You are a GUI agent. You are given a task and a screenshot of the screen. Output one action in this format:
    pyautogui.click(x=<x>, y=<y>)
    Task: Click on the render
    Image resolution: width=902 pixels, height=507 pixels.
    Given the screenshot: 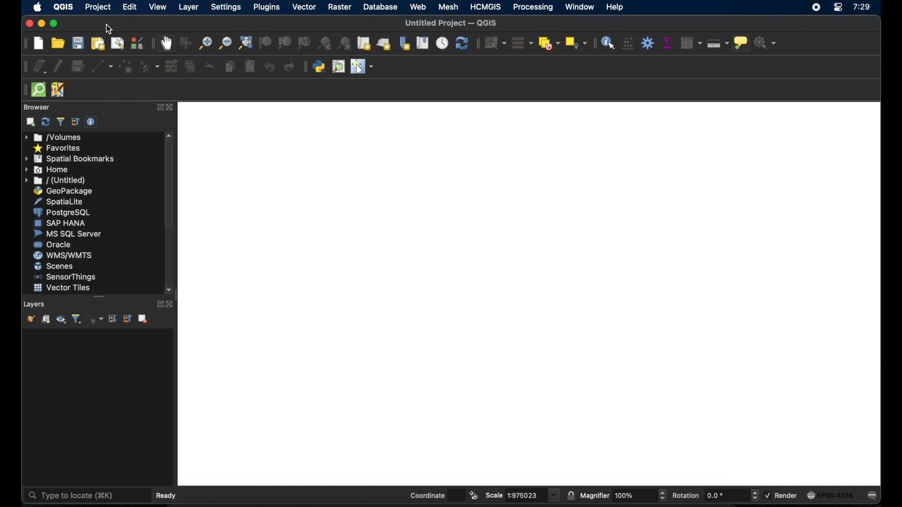 What is the action you would take?
    pyautogui.click(x=787, y=496)
    